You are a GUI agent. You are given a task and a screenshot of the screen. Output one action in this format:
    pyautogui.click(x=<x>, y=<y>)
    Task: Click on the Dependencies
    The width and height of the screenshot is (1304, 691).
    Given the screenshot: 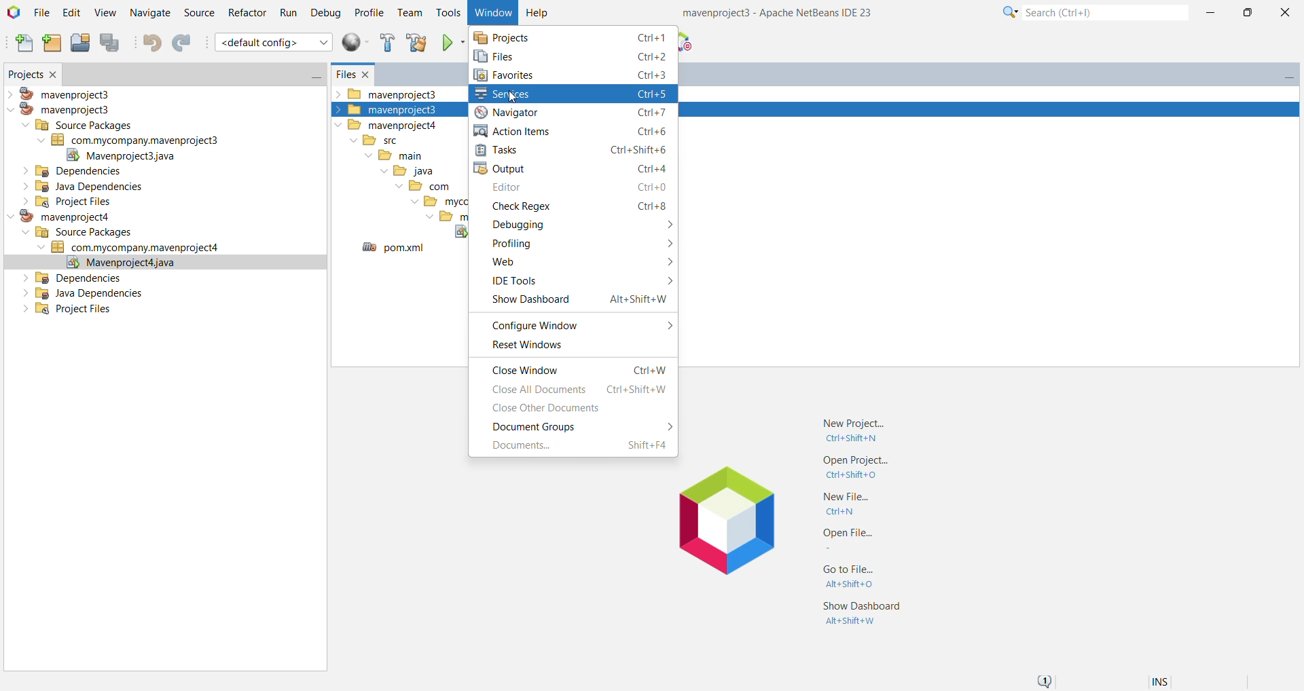 What is the action you would take?
    pyautogui.click(x=73, y=278)
    